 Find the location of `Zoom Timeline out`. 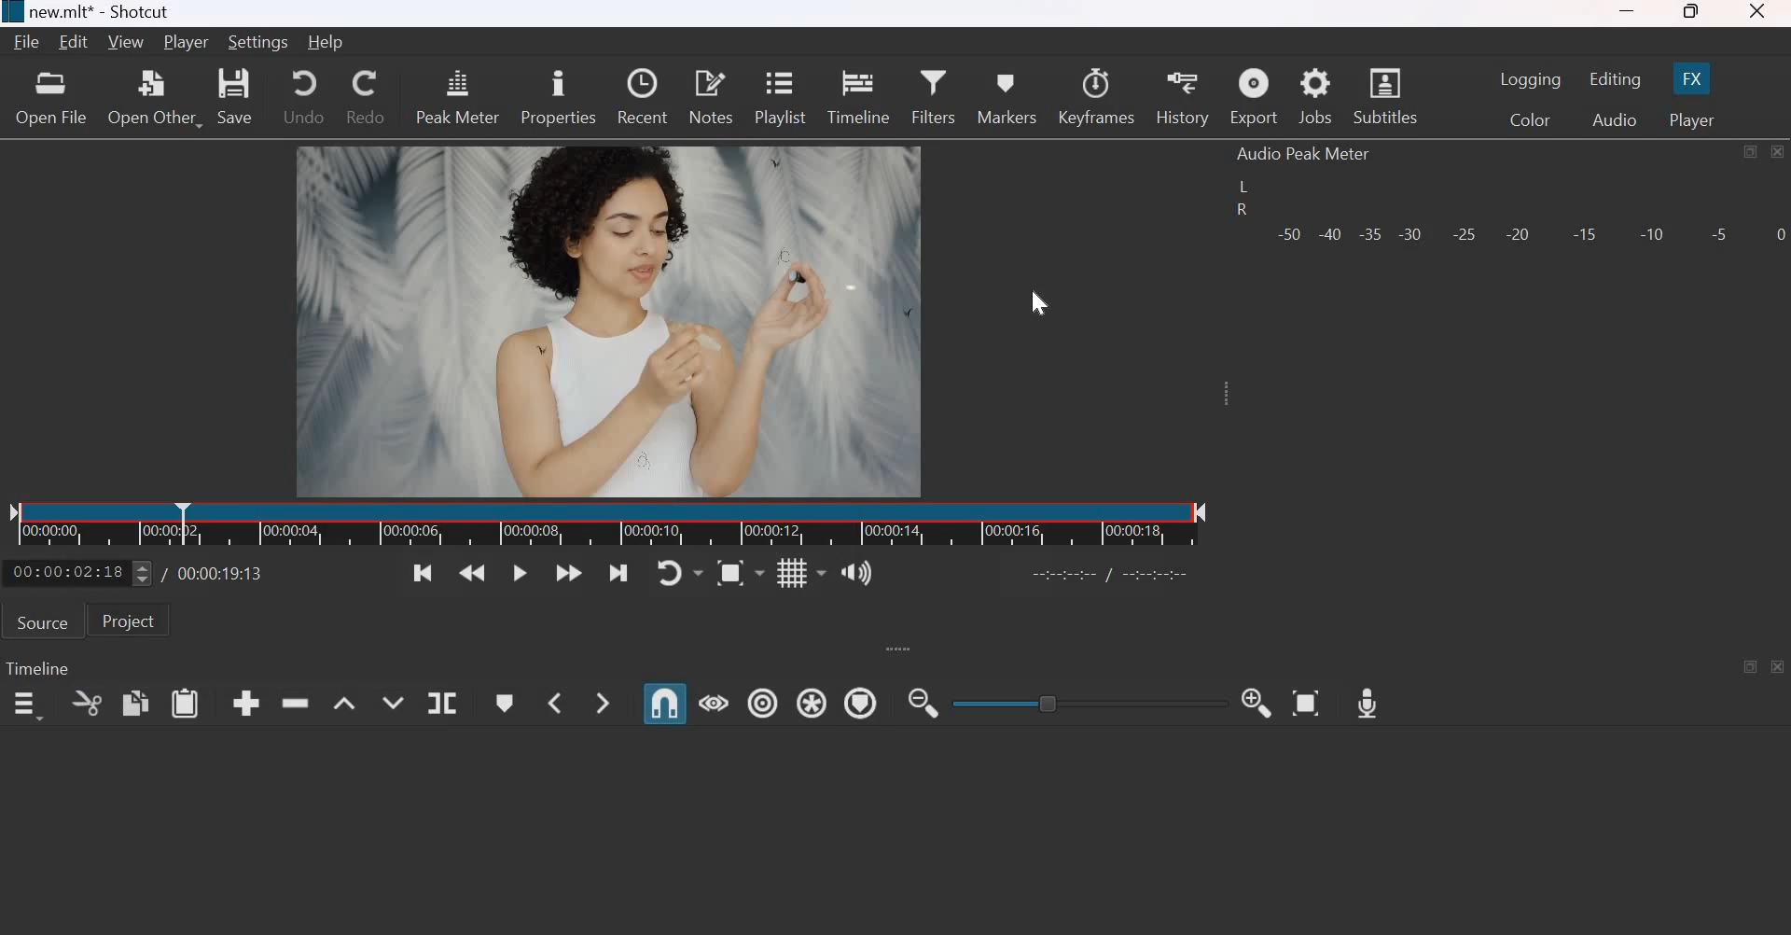

Zoom Timeline out is located at coordinates (925, 703).